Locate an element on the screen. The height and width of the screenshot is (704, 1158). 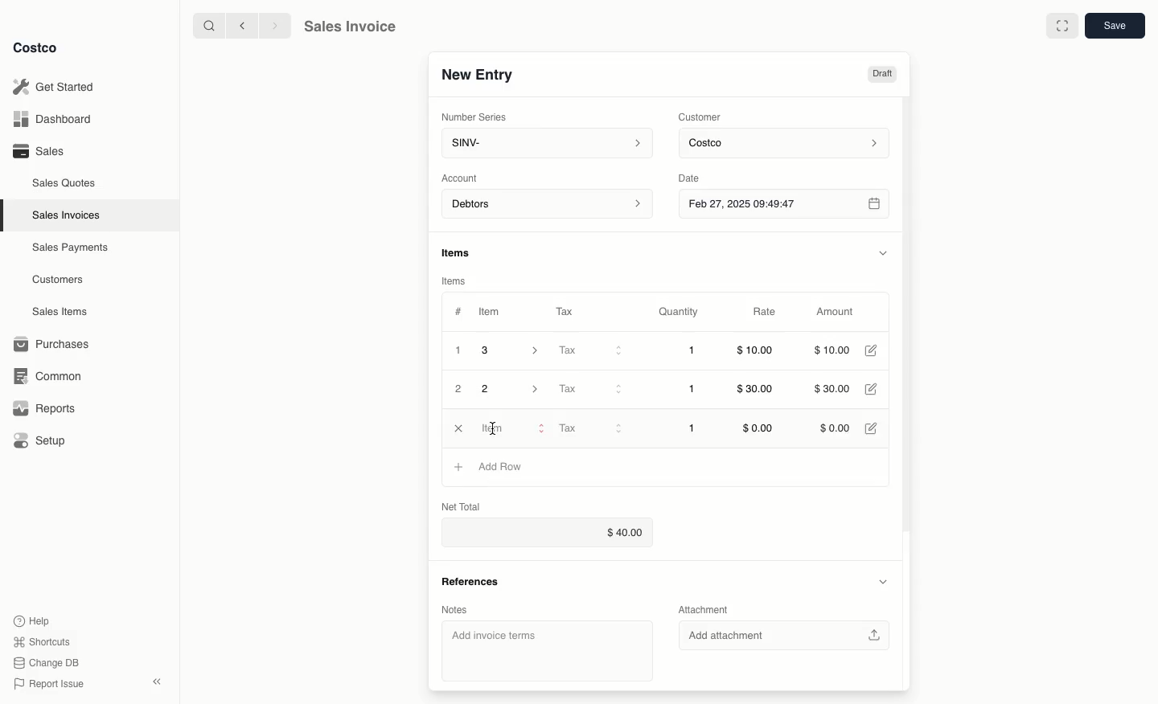
‘Add invoice terms is located at coordinates (545, 649).